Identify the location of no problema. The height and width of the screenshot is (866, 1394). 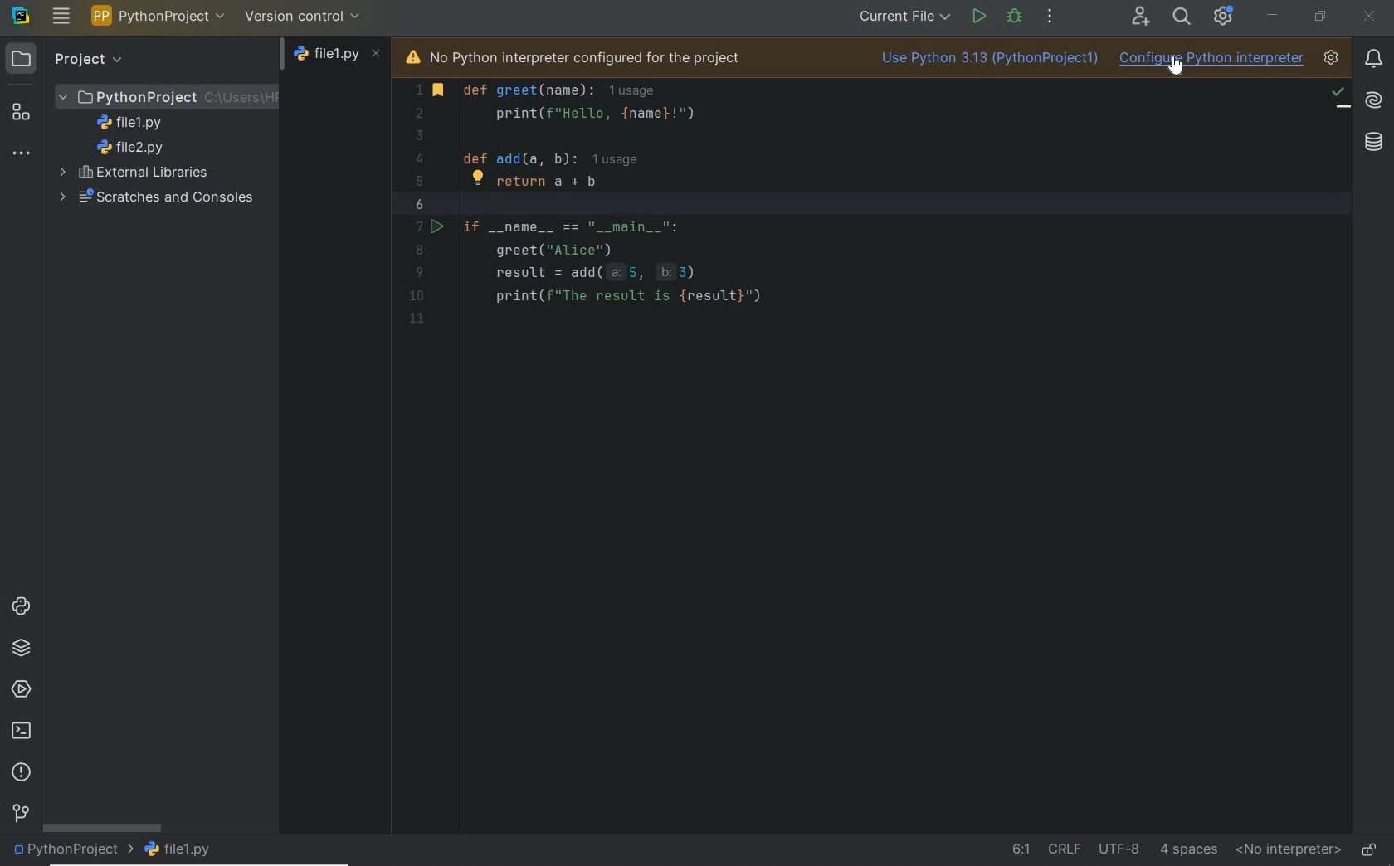
(1339, 95).